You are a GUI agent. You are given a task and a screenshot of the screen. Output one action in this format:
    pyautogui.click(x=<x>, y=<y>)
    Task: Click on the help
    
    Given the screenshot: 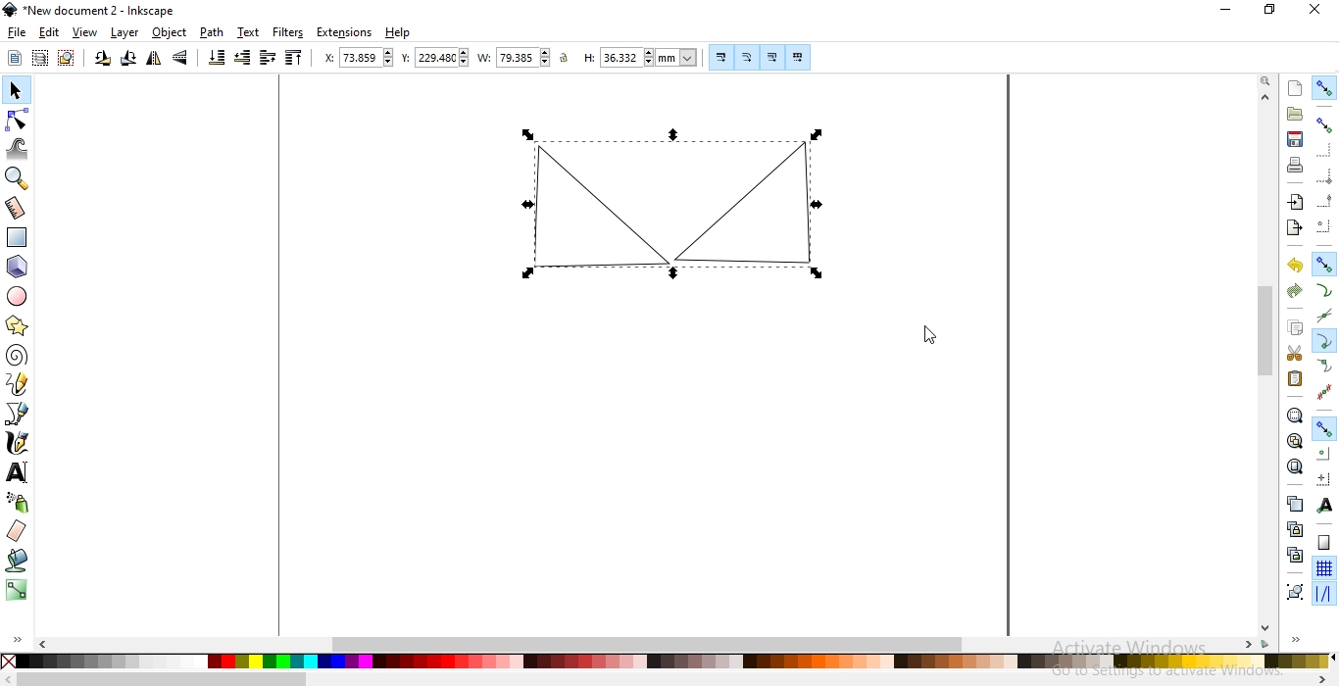 What is the action you would take?
    pyautogui.click(x=398, y=33)
    